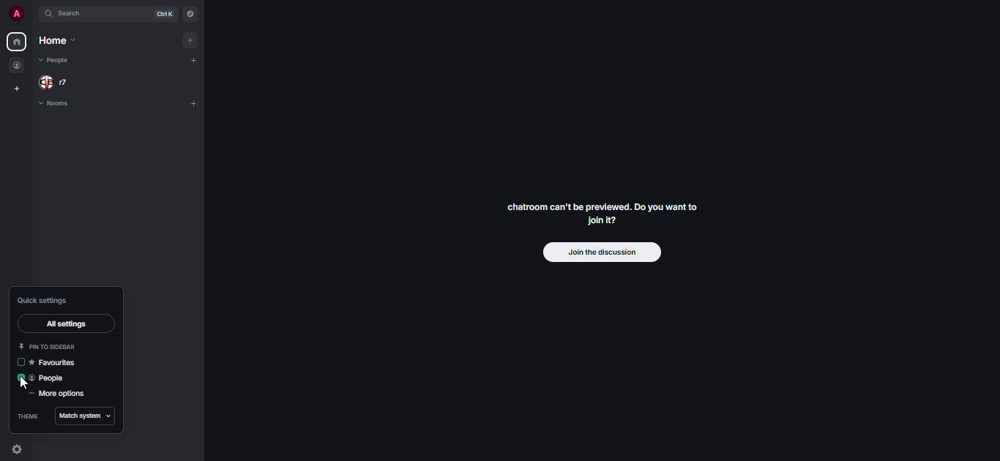 The width and height of the screenshot is (1000, 461). What do you see at coordinates (54, 363) in the screenshot?
I see `favorites` at bounding box center [54, 363].